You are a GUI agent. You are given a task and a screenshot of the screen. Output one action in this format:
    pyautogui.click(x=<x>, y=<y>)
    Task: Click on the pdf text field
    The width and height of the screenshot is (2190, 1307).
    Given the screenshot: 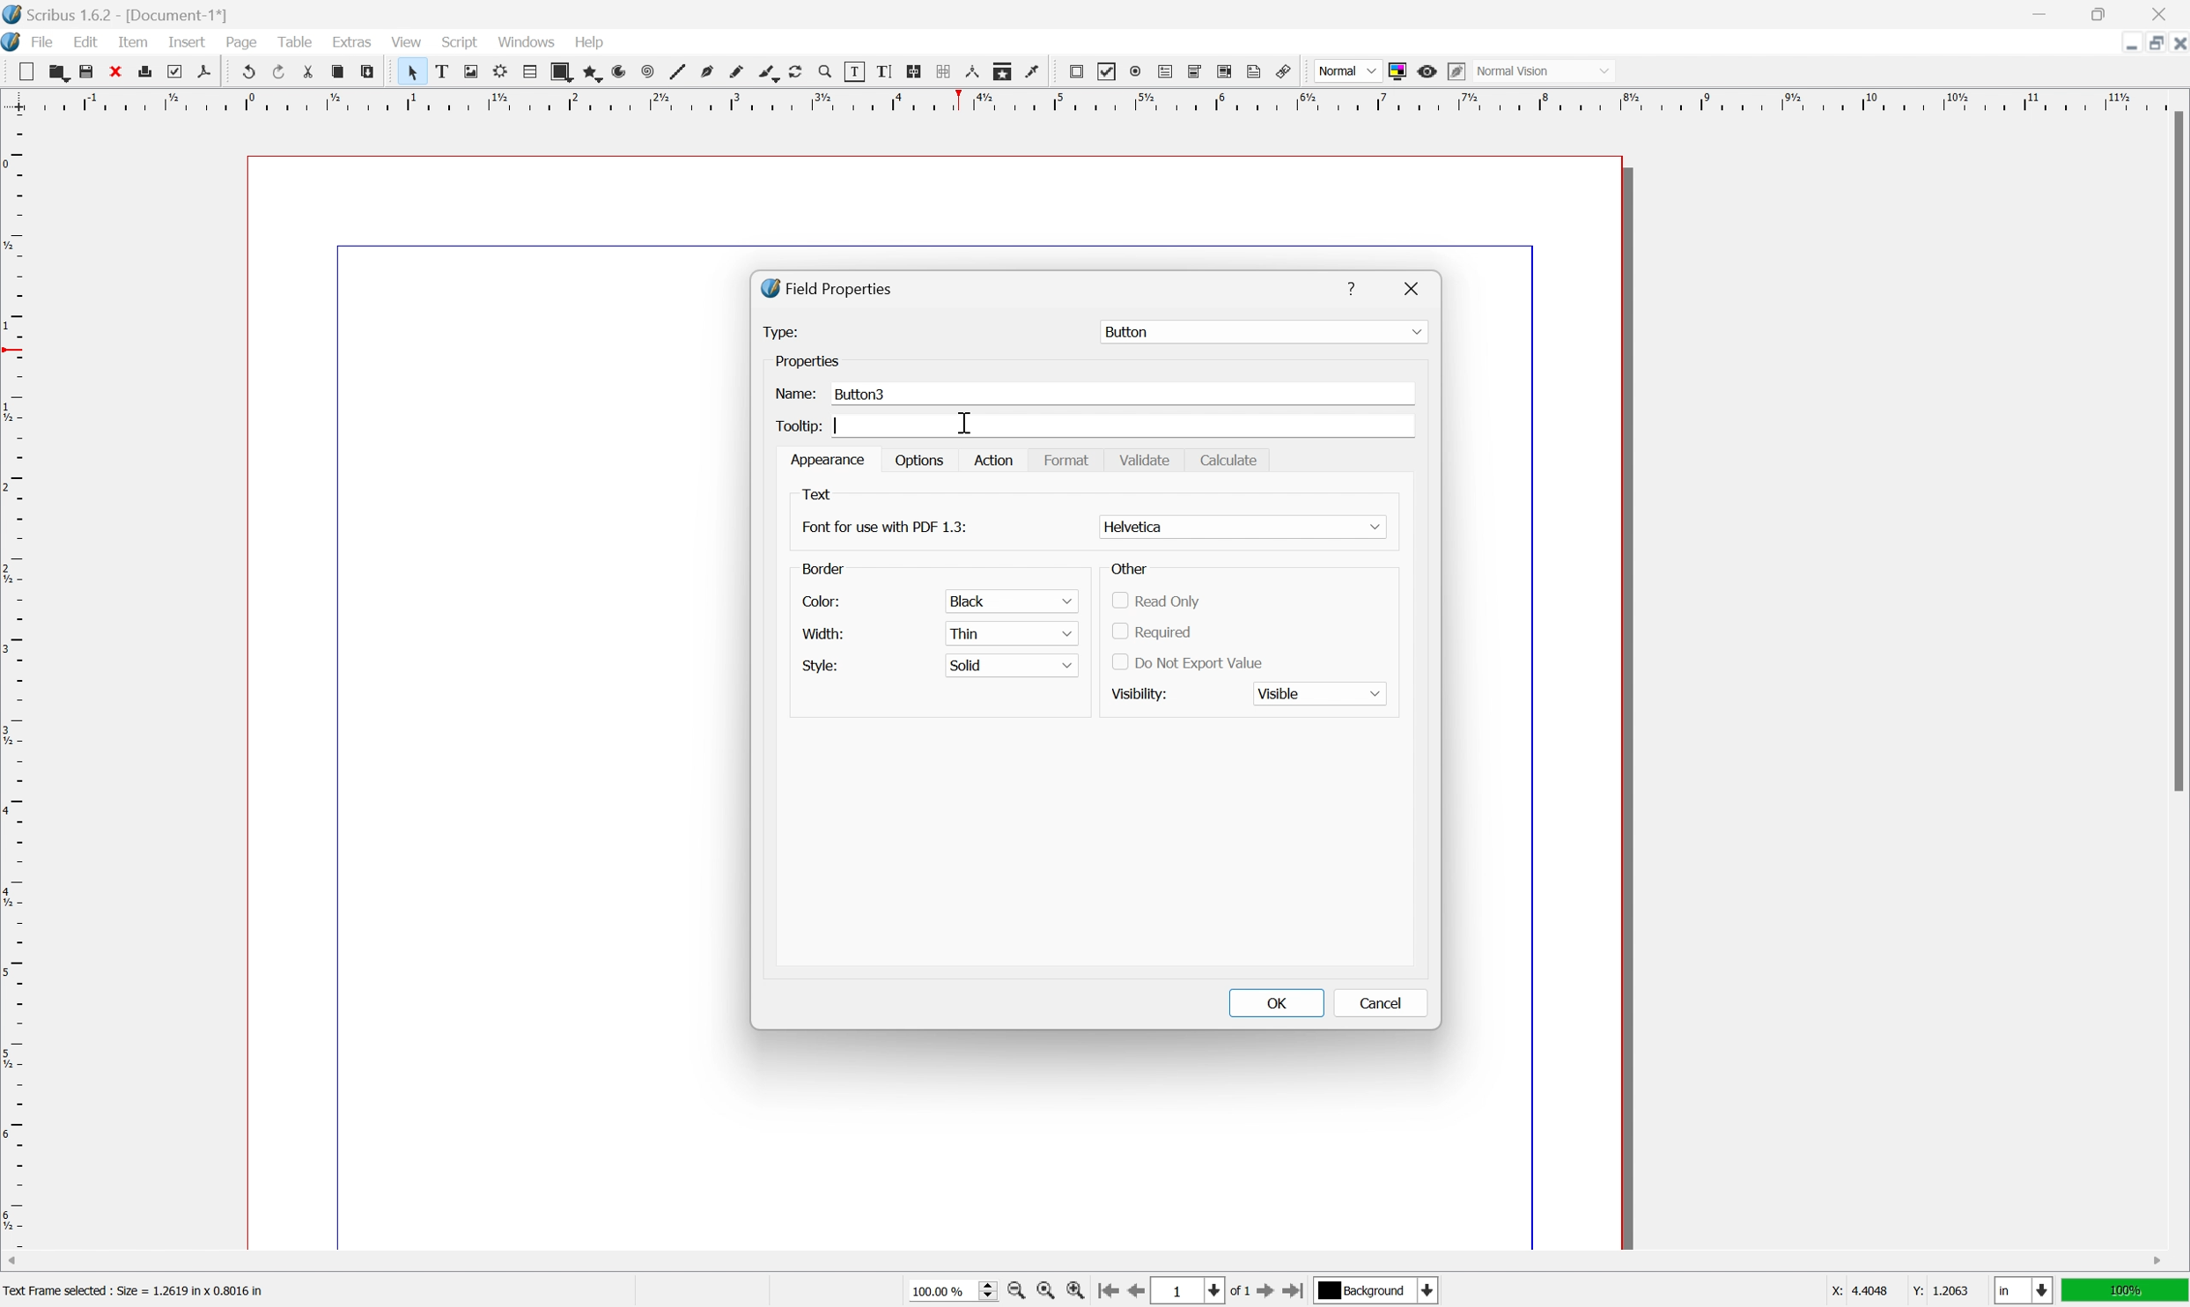 What is the action you would take?
    pyautogui.click(x=1165, y=73)
    